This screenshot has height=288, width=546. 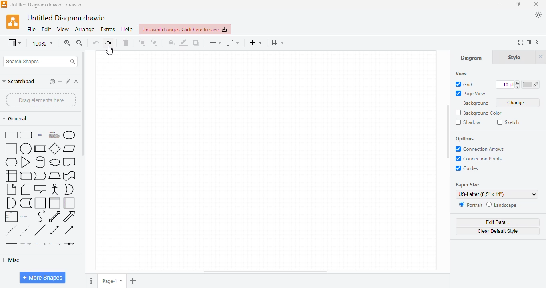 What do you see at coordinates (69, 149) in the screenshot?
I see `parallelogram` at bounding box center [69, 149].